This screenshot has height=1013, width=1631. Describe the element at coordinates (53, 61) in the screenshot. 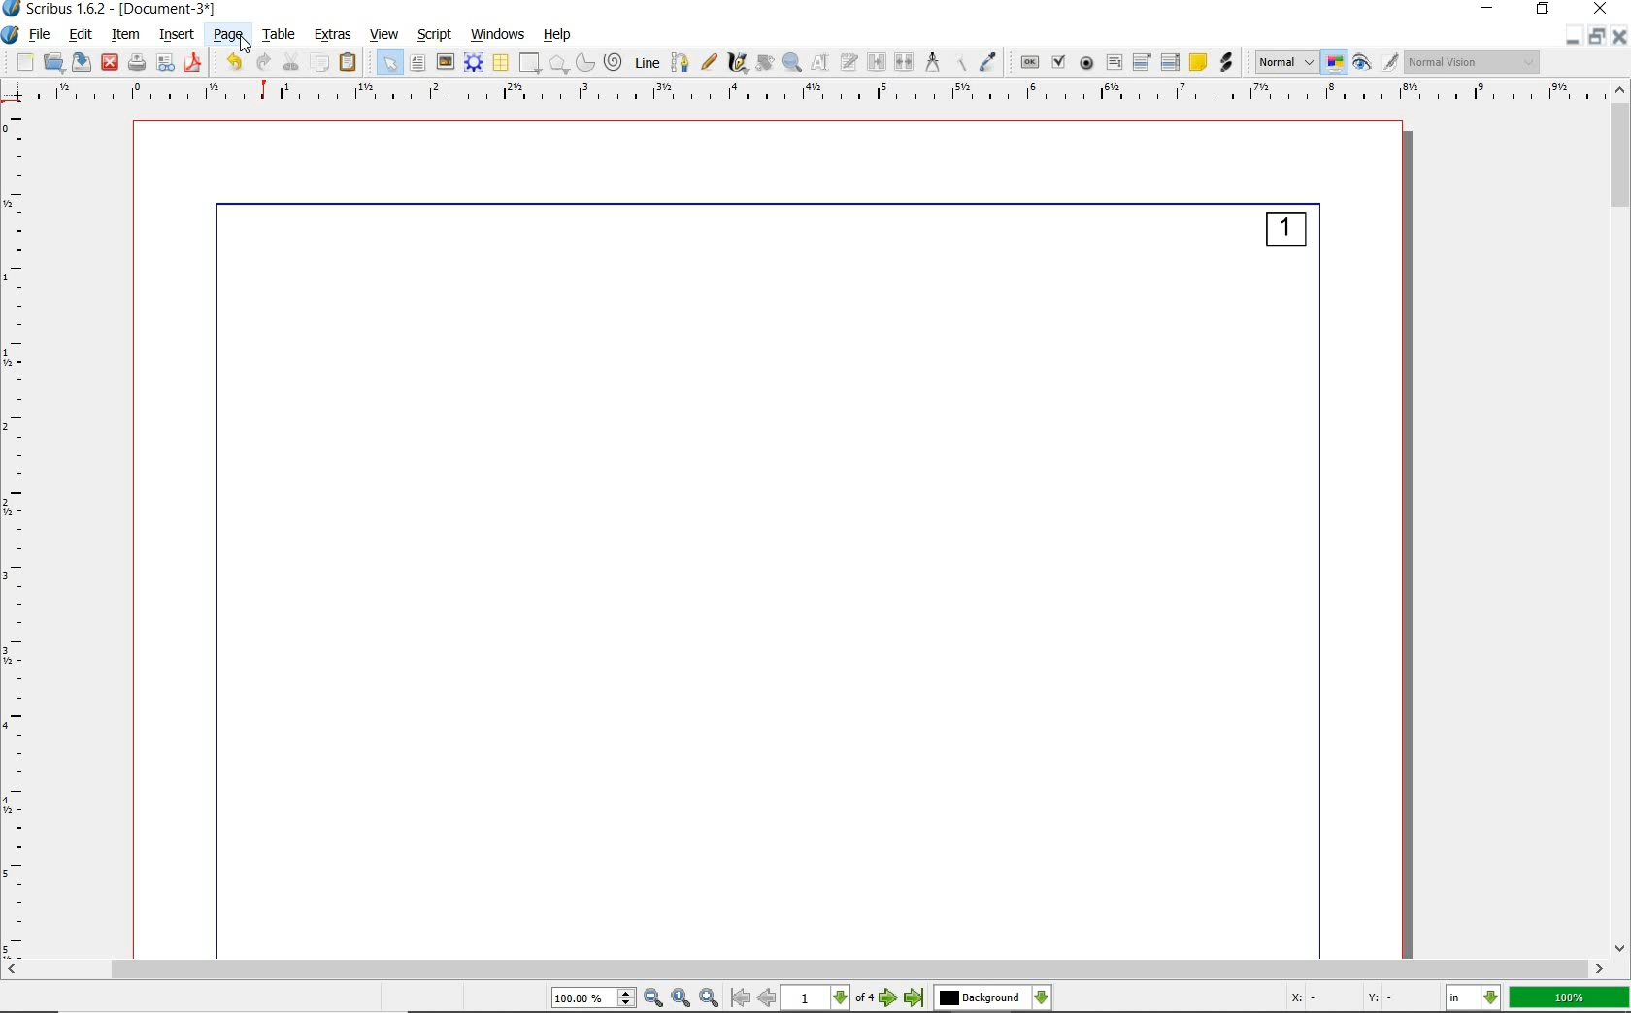

I see `open` at that location.